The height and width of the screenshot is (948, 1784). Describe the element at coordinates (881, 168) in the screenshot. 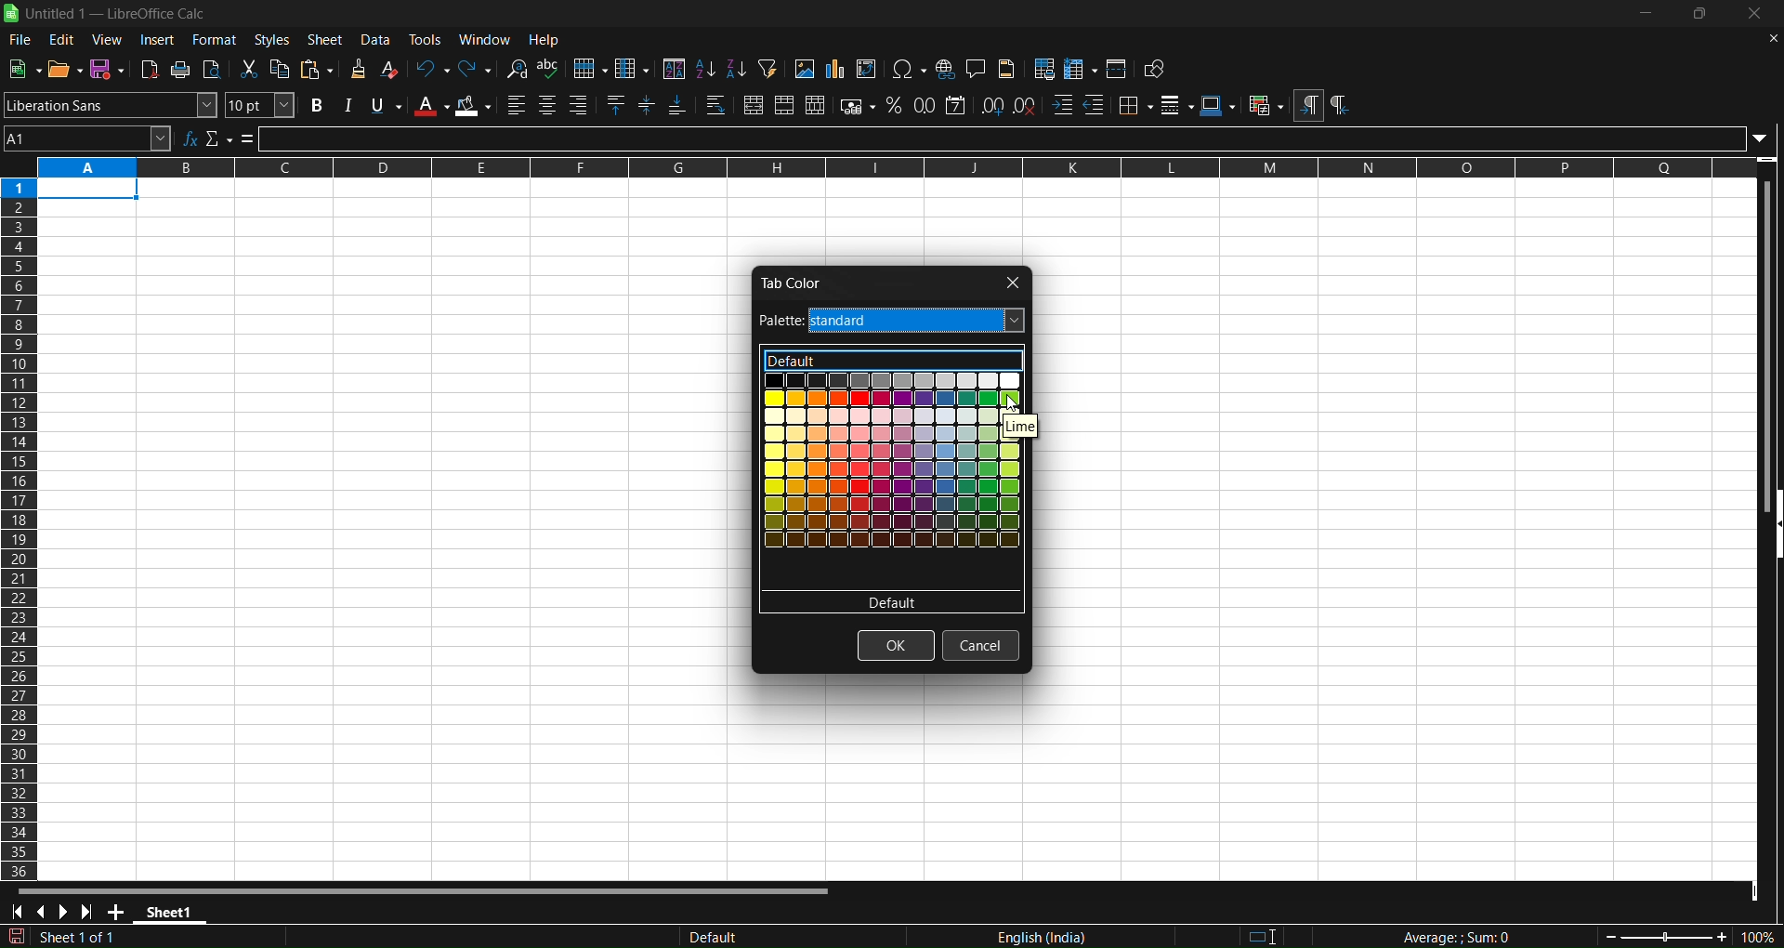

I see `rows` at that location.